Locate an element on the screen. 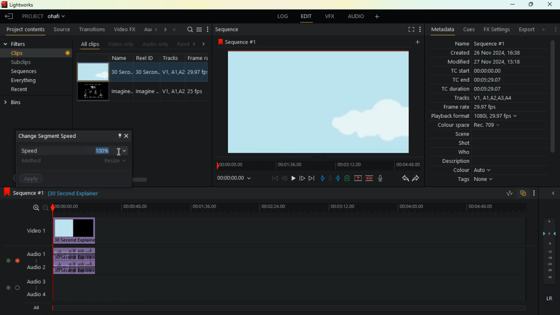  toggle buttons is located at coordinates (13, 275).